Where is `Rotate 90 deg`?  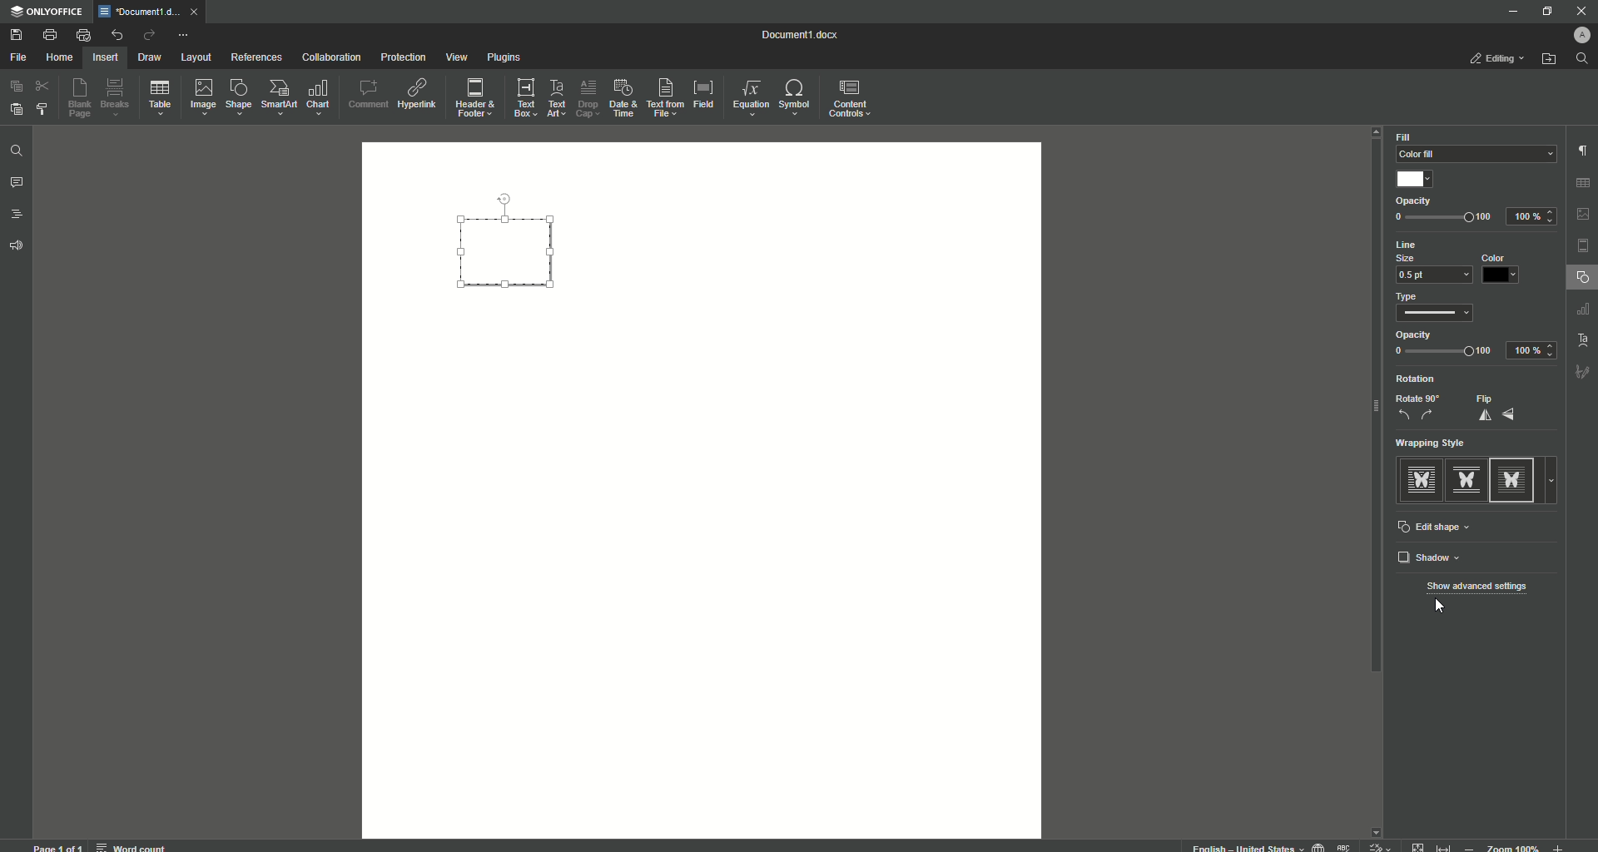 Rotate 90 deg is located at coordinates (1417, 408).